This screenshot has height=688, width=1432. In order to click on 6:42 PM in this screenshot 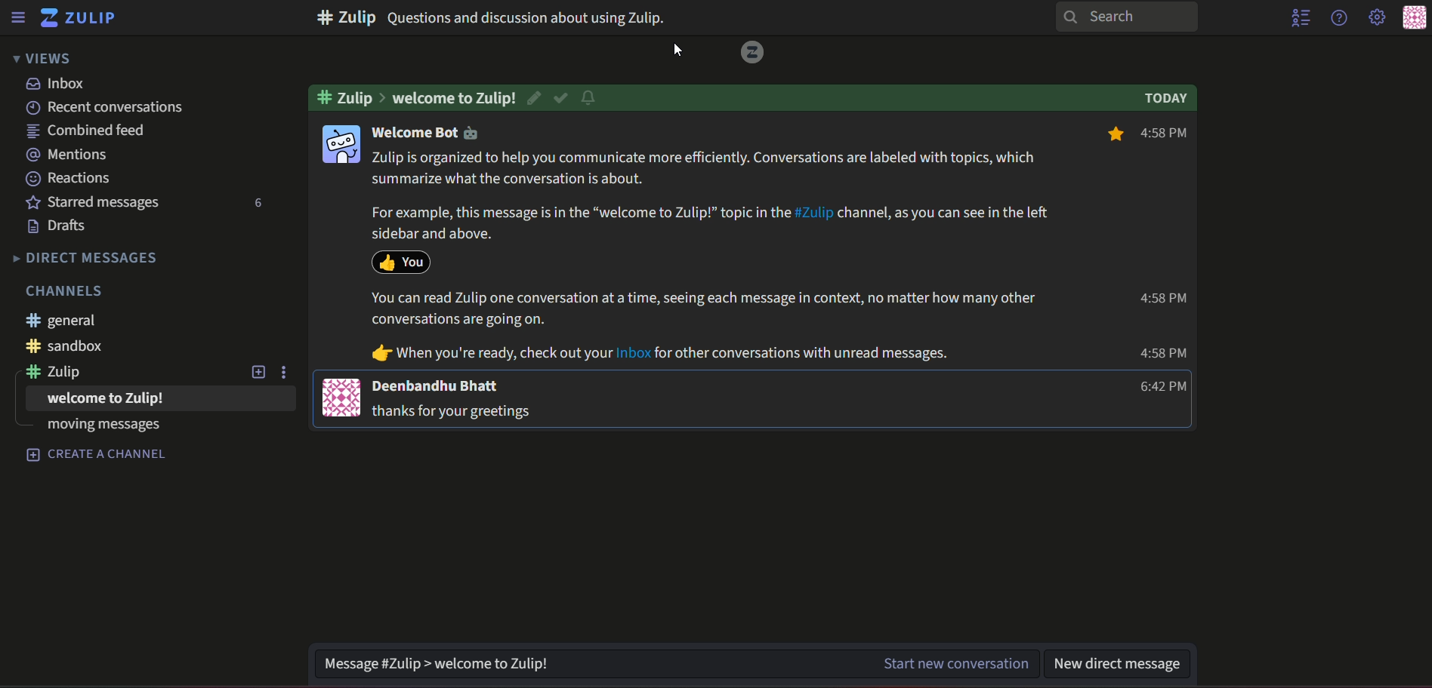, I will do `click(1155, 388)`.